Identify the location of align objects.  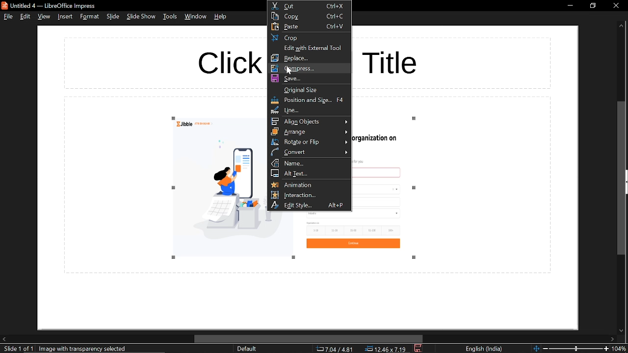
(309, 121).